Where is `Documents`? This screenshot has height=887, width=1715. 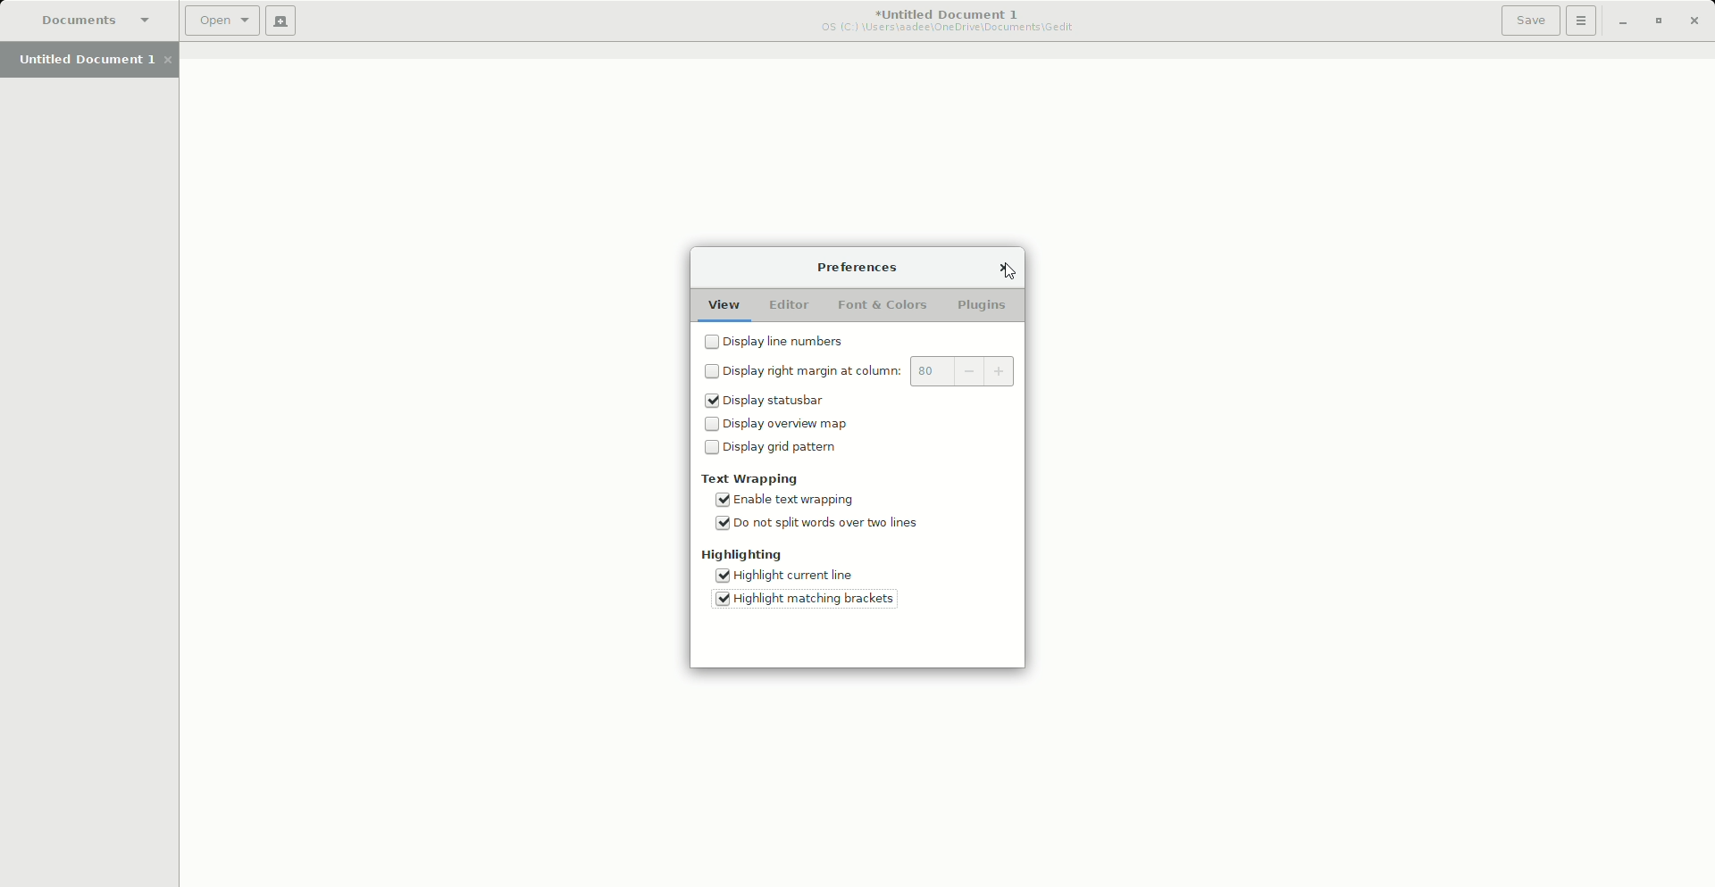 Documents is located at coordinates (87, 20).